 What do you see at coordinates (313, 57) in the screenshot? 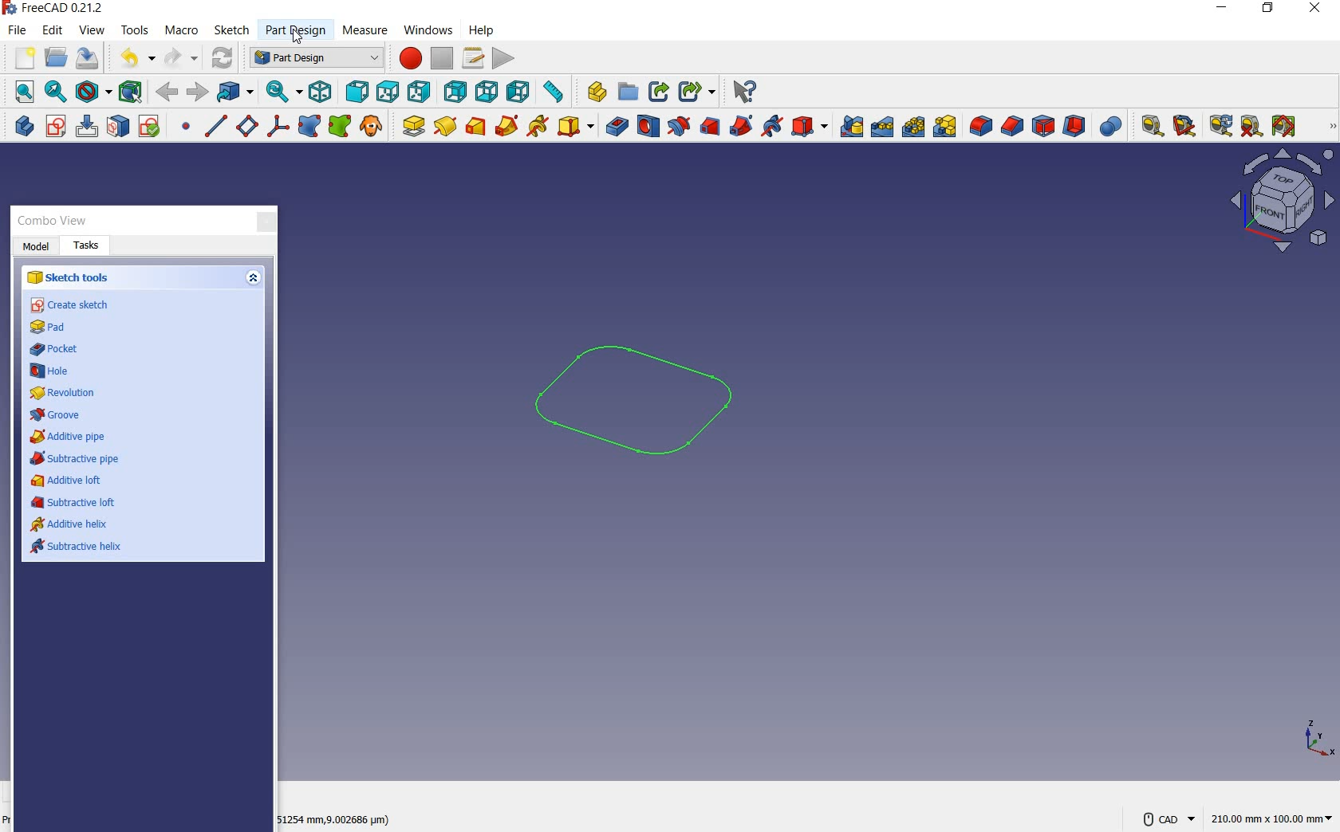
I see `switch between workbenches` at bounding box center [313, 57].